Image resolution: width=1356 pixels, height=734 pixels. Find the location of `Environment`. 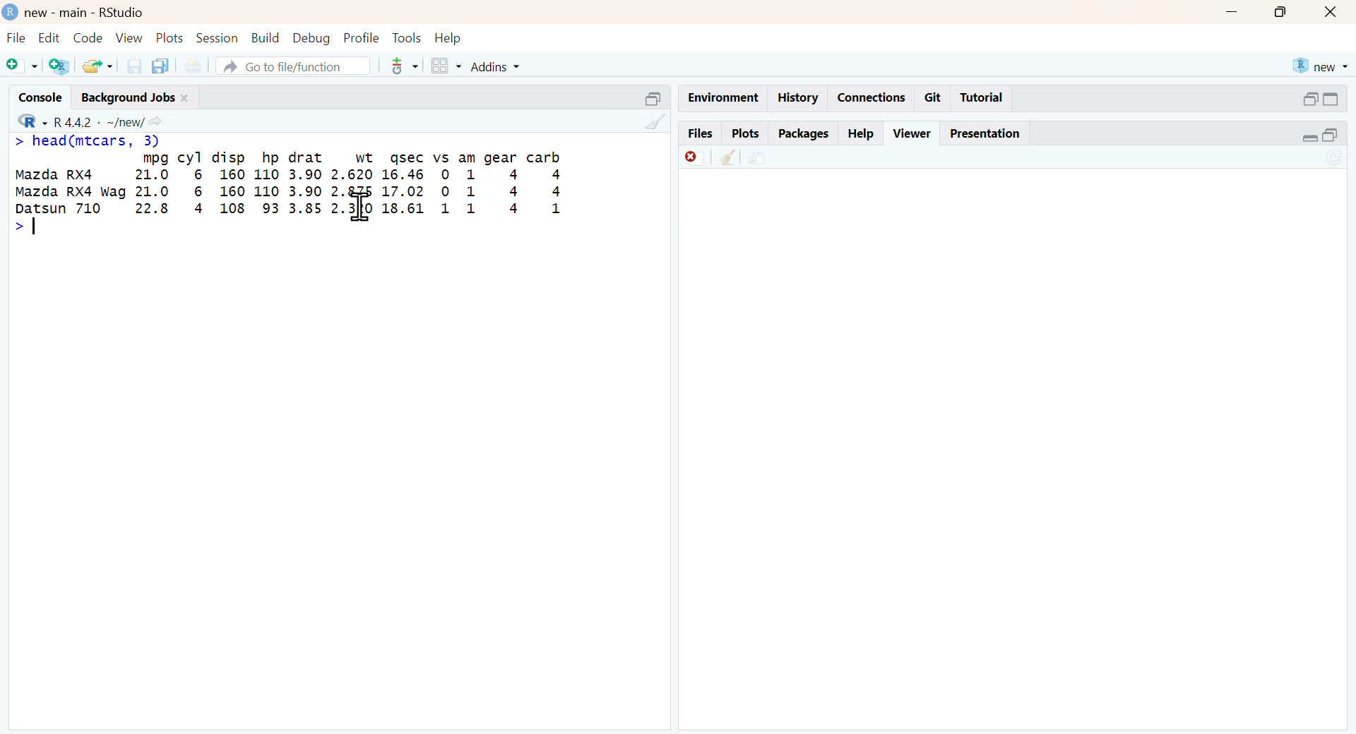

Environment is located at coordinates (722, 97).